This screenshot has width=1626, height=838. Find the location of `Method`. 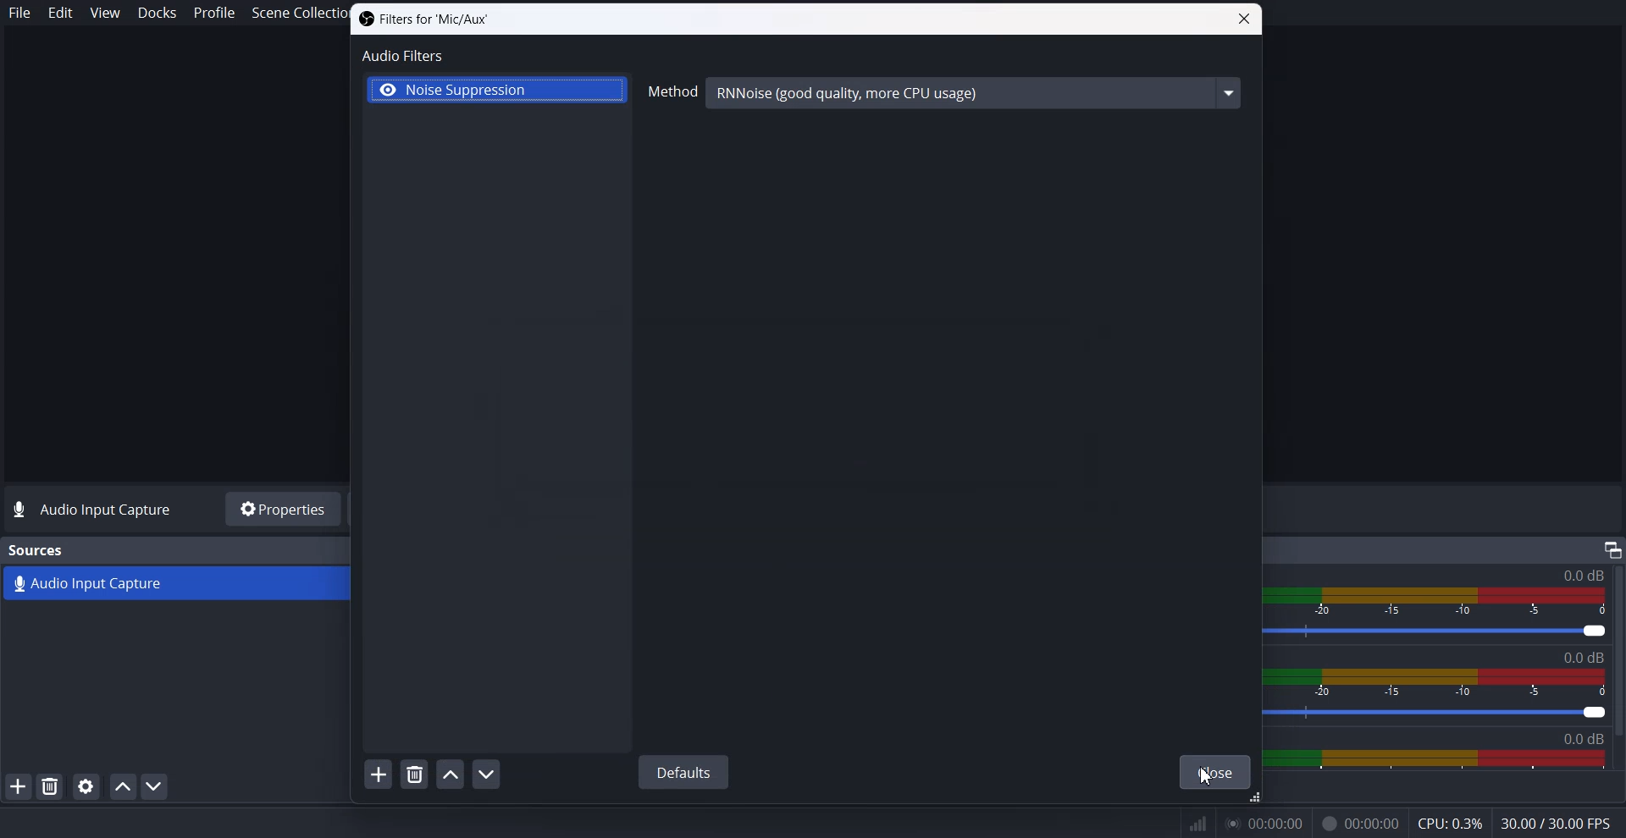

Method is located at coordinates (945, 96).